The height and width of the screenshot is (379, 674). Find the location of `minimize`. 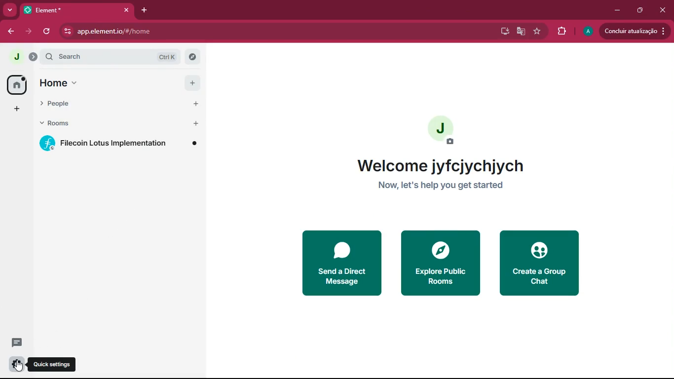

minimize is located at coordinates (617, 10).